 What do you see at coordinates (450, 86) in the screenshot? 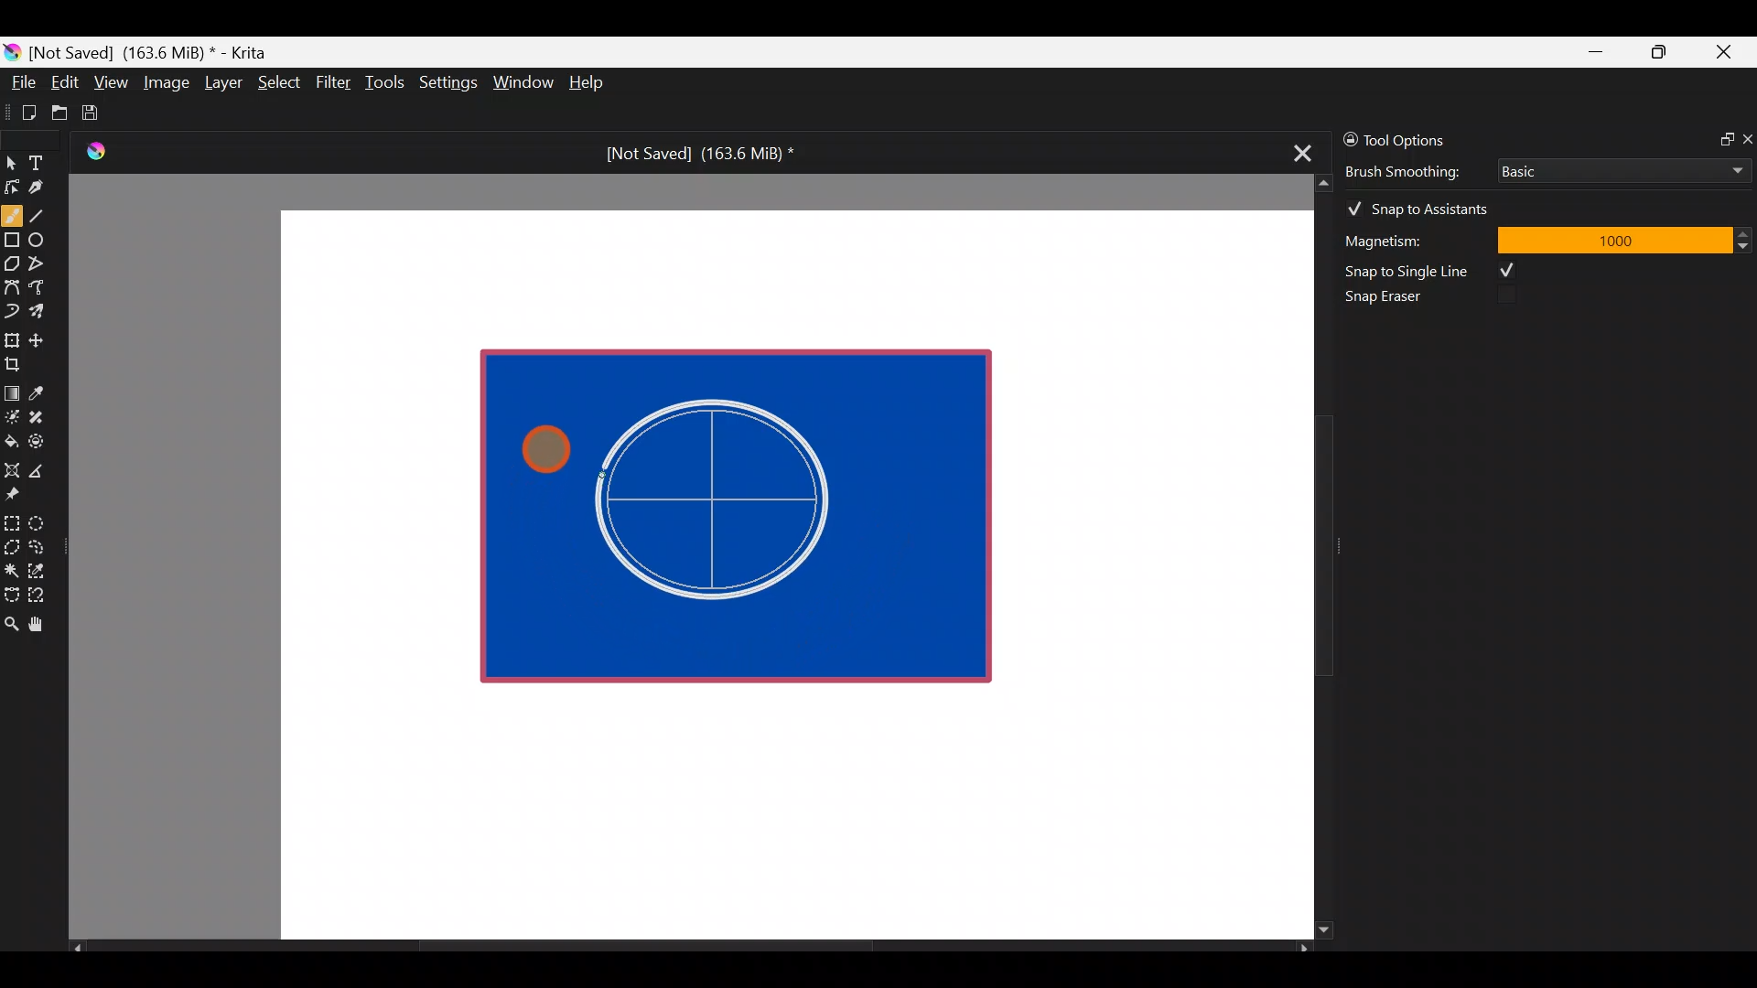
I see `Settings` at bounding box center [450, 86].